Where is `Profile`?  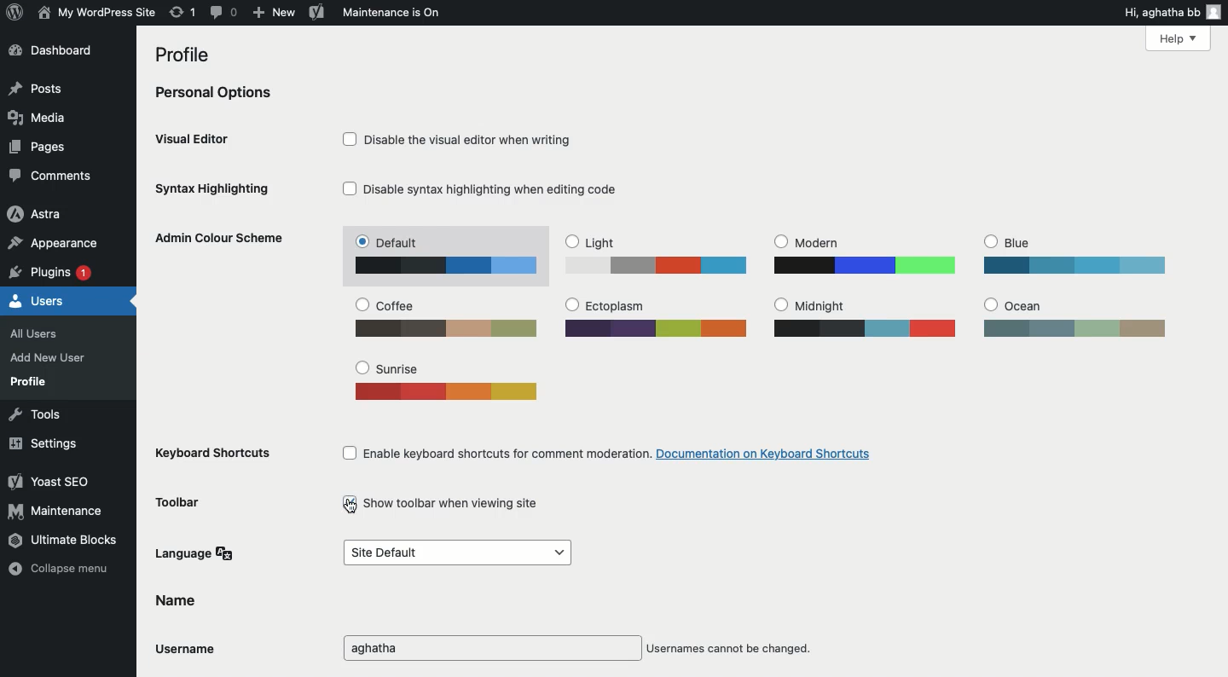
Profile is located at coordinates (34, 383).